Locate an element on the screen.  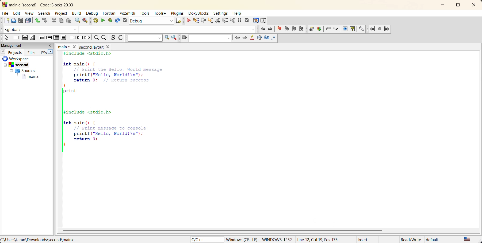
counting loop is located at coordinates (57, 37).